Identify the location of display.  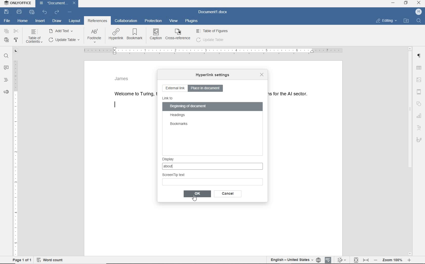
(213, 158).